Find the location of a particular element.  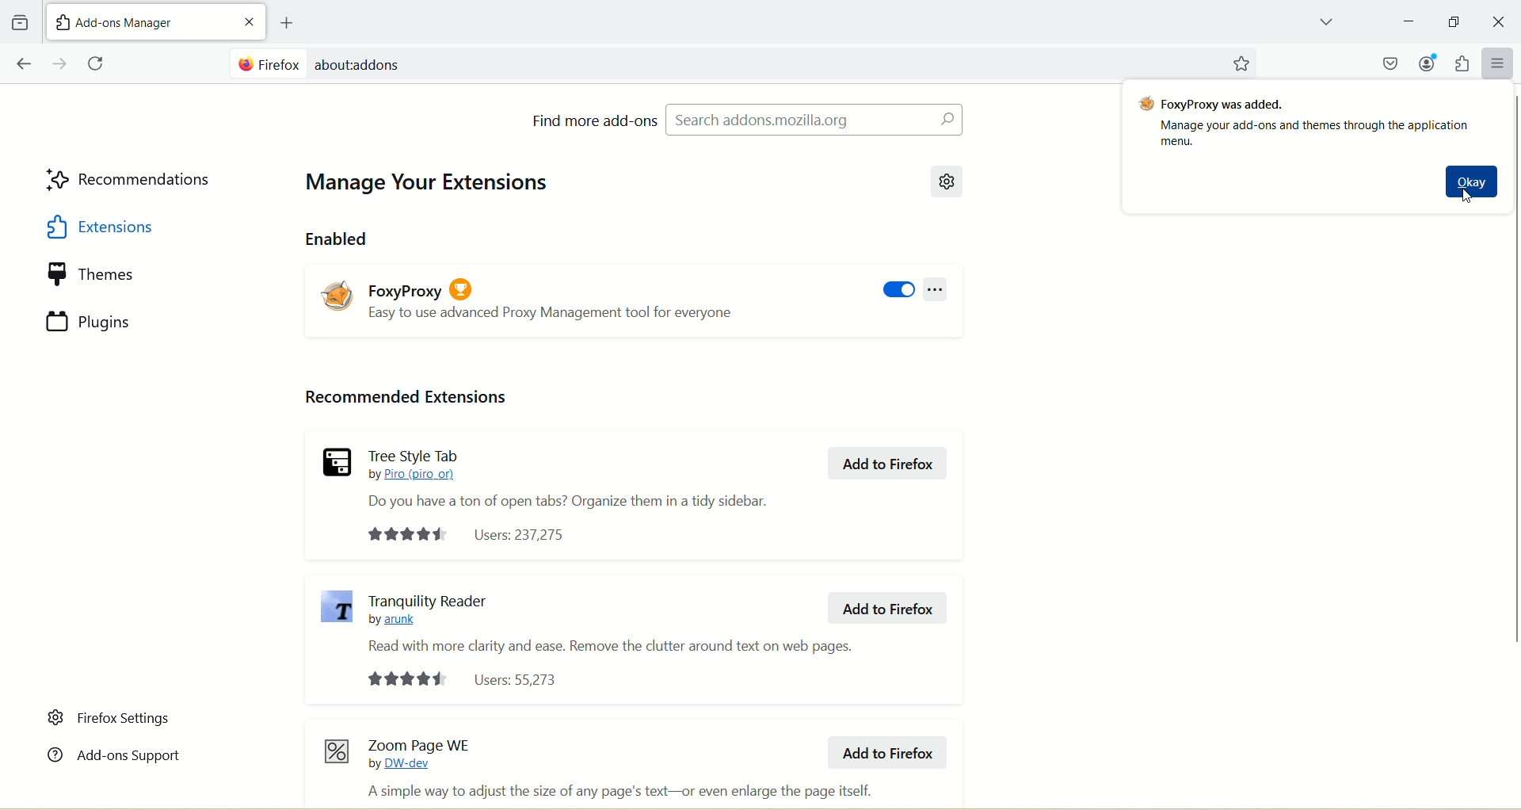

FoxyProxy was Added Notice is located at coordinates (1304, 120).